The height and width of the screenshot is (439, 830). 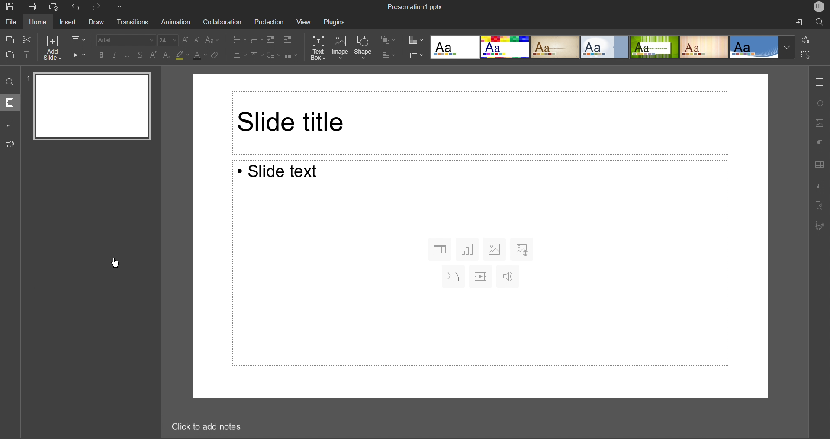 What do you see at coordinates (818, 7) in the screenshot?
I see `Account` at bounding box center [818, 7].